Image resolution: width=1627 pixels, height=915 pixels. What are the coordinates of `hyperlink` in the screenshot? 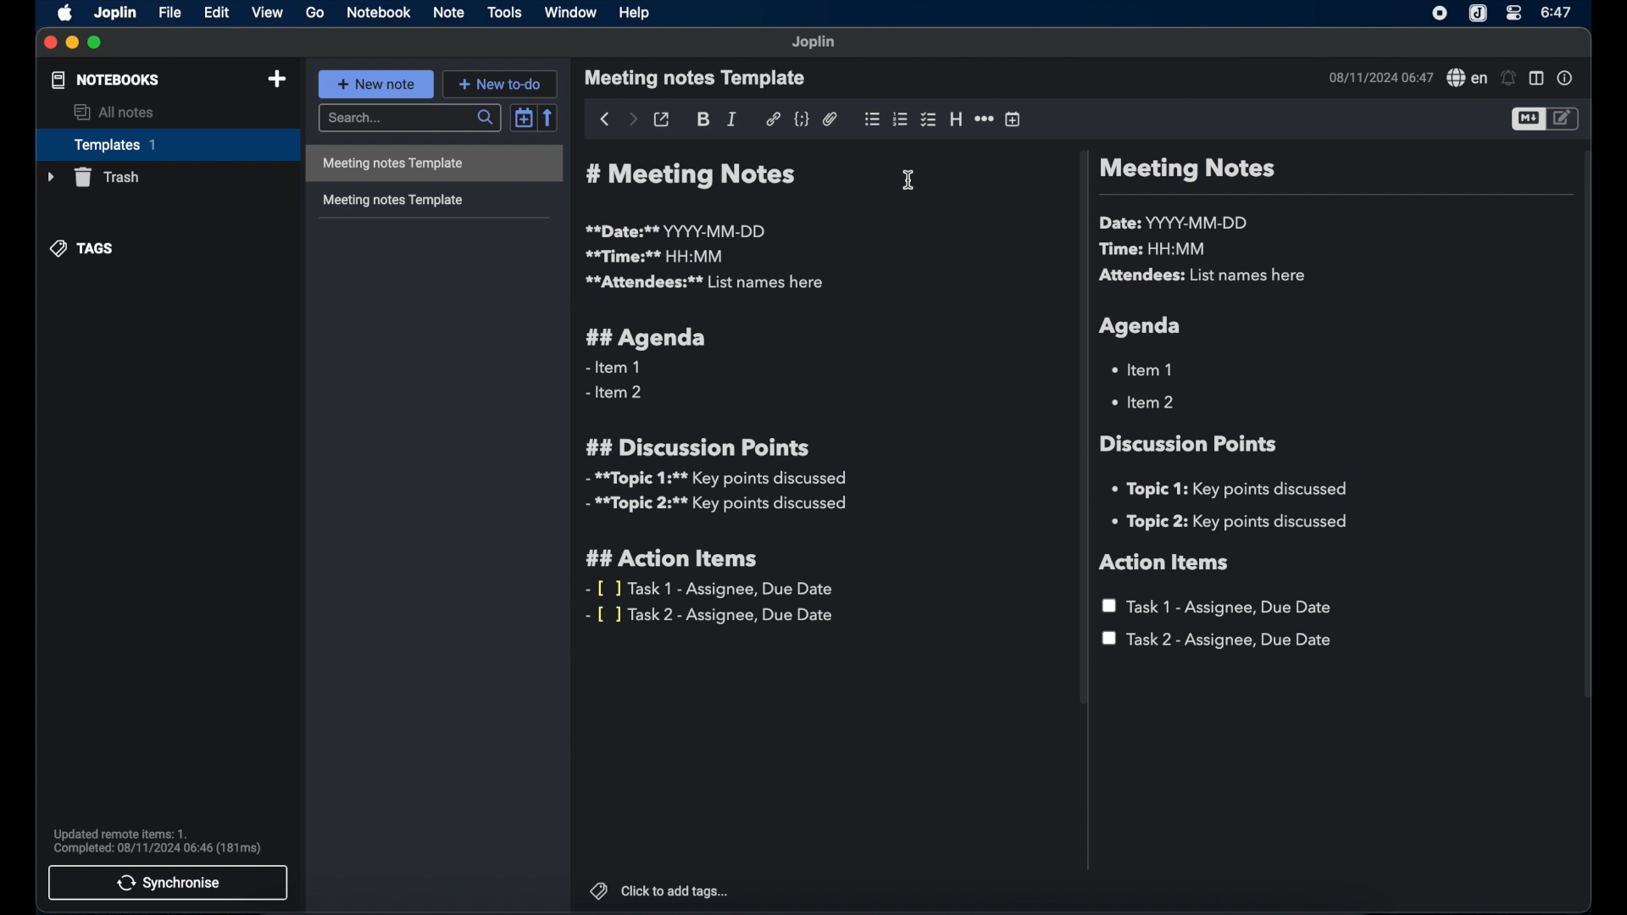 It's located at (773, 119).